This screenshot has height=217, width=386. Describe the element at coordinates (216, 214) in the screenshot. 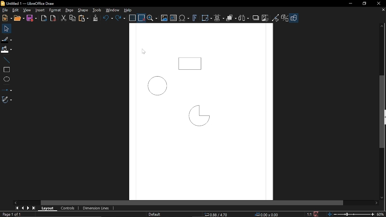

I see `0.88/ 4.70 (cursor position) ` at that location.